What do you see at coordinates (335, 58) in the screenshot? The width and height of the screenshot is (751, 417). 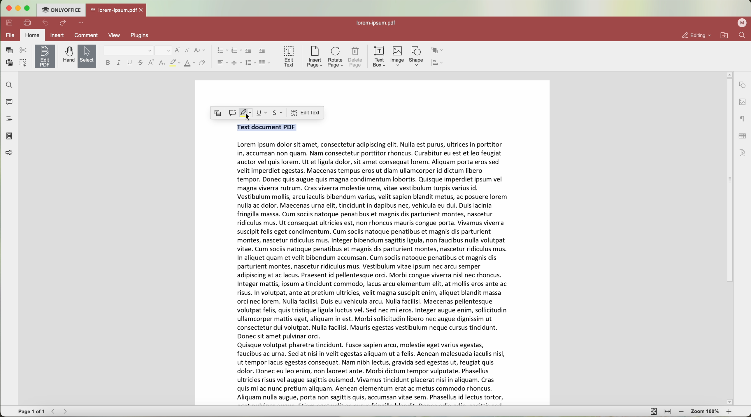 I see `rotate page` at bounding box center [335, 58].